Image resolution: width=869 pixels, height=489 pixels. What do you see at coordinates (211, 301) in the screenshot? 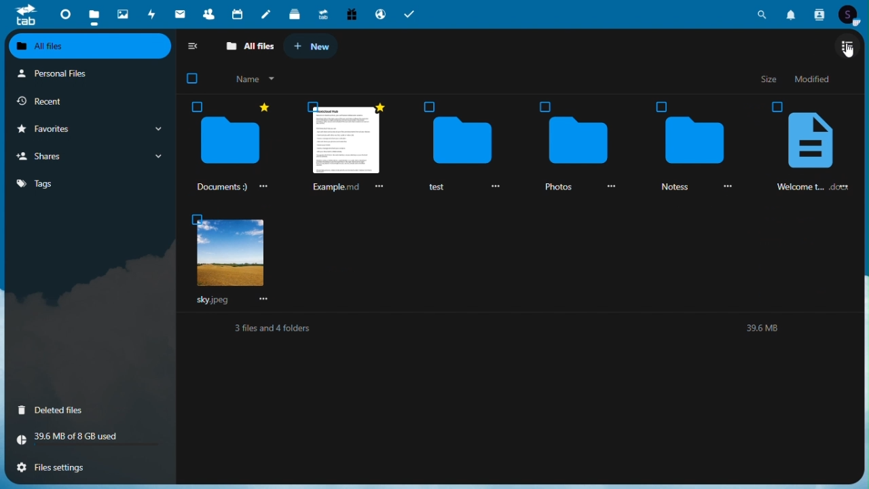
I see `sky` at bounding box center [211, 301].